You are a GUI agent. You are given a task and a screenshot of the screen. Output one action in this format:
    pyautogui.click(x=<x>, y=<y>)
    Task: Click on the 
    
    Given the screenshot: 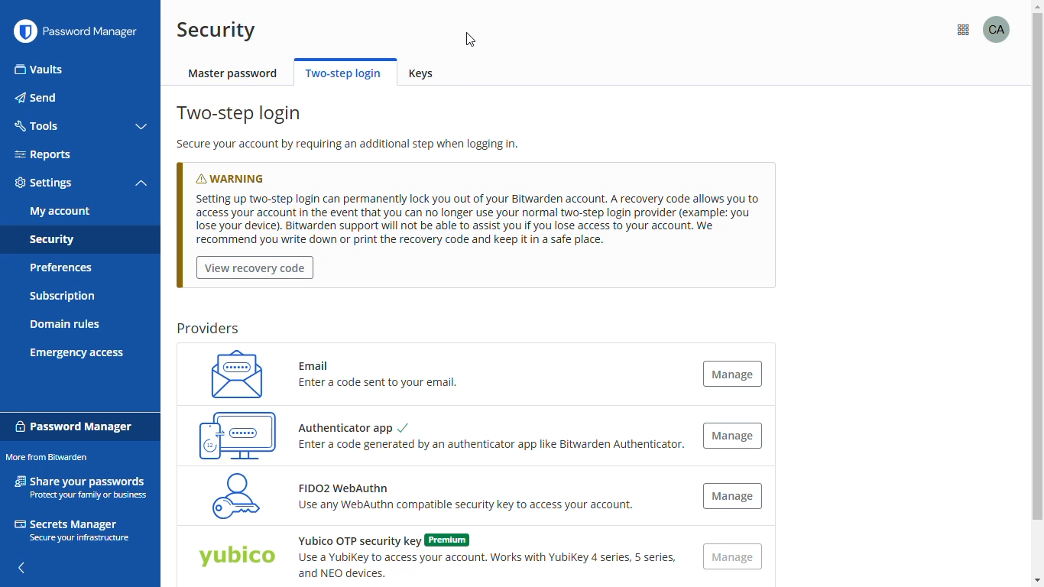 What is the action you would take?
    pyautogui.click(x=732, y=436)
    